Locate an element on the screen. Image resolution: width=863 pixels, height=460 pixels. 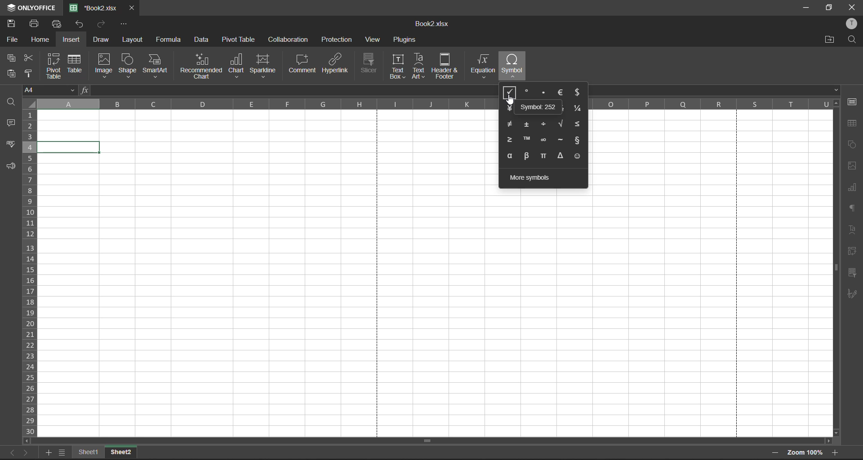
ONLYOFFICE is located at coordinates (40, 8).